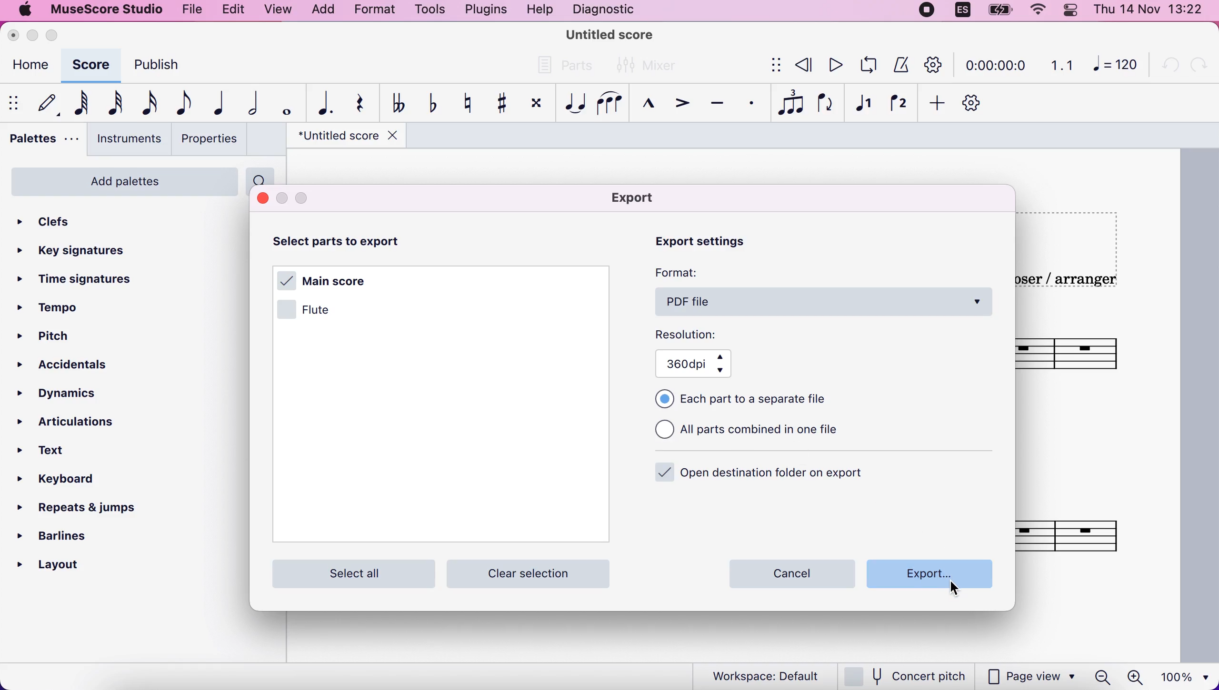 Image resolution: width=1219 pixels, height=690 pixels. What do you see at coordinates (606, 8) in the screenshot?
I see `diagnostic` at bounding box center [606, 8].